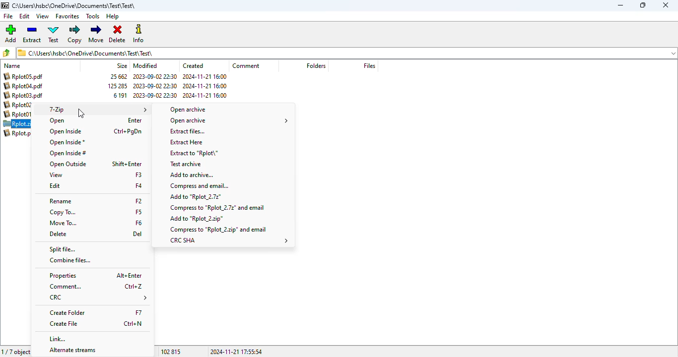 The image size is (678, 357). I want to click on 1/7 object(s) selected, so click(17, 352).